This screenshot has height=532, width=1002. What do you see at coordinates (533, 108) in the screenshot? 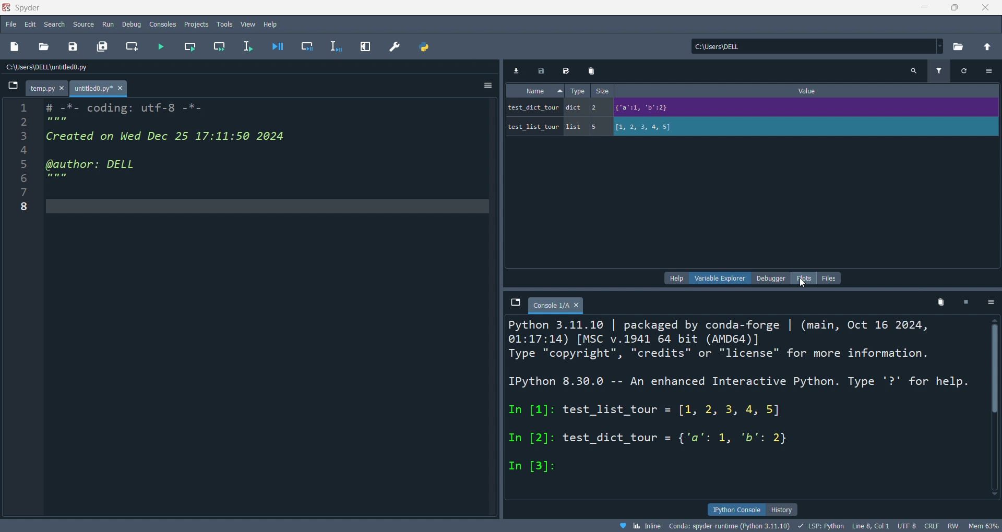
I see `variable` at bounding box center [533, 108].